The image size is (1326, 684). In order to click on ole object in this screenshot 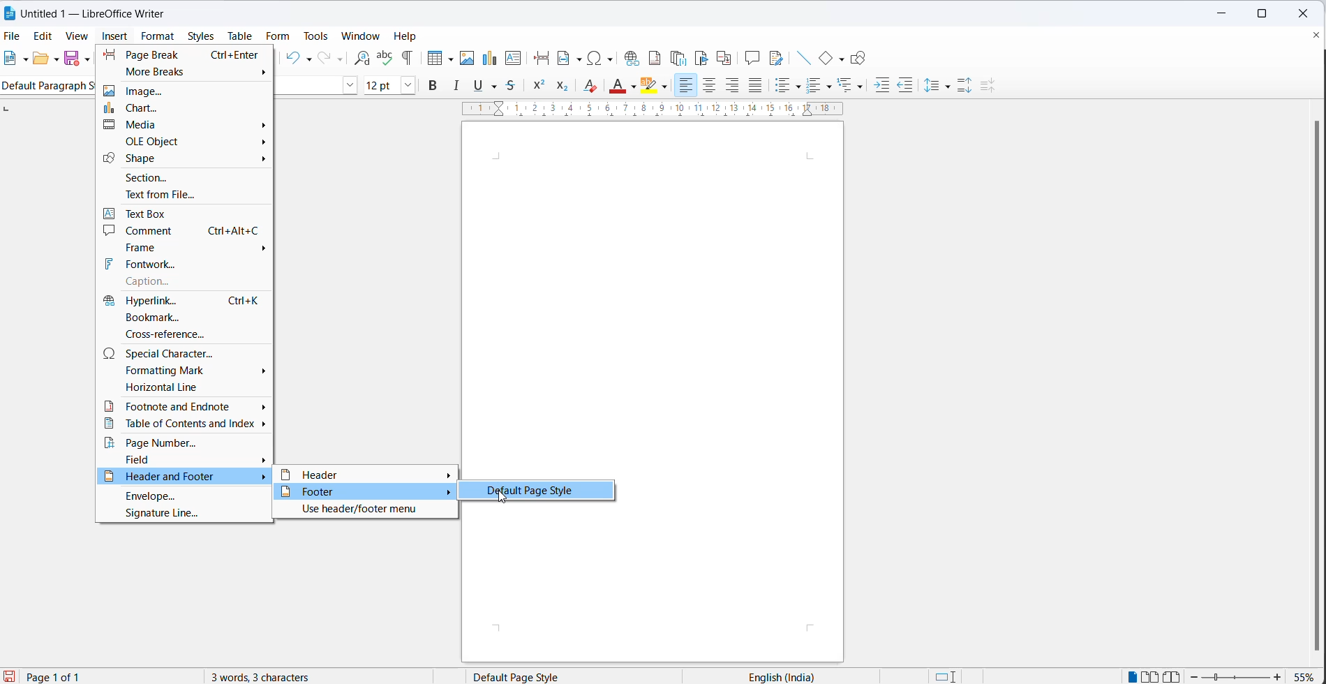, I will do `click(184, 142)`.